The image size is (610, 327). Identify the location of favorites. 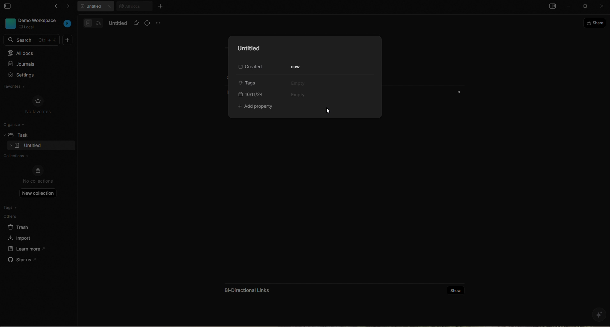
(21, 87).